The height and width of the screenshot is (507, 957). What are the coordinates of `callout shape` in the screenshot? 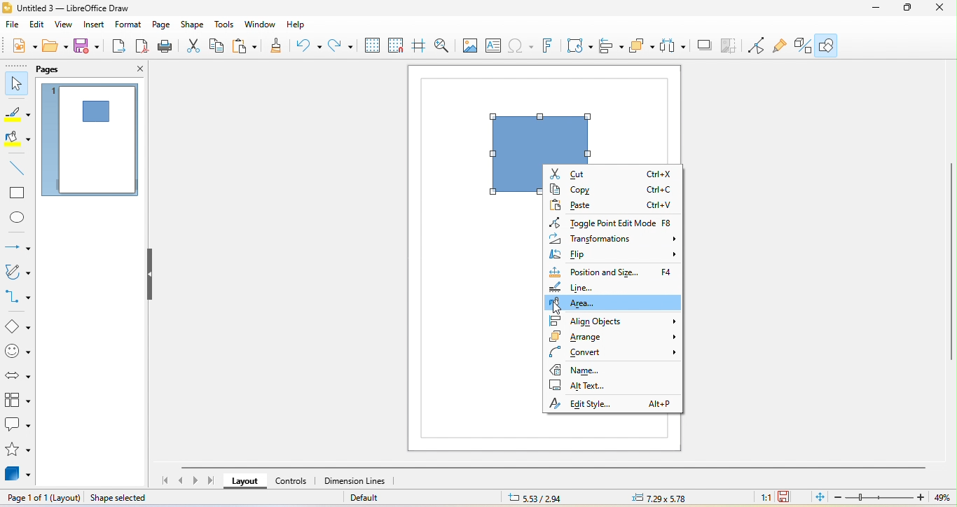 It's located at (18, 427).